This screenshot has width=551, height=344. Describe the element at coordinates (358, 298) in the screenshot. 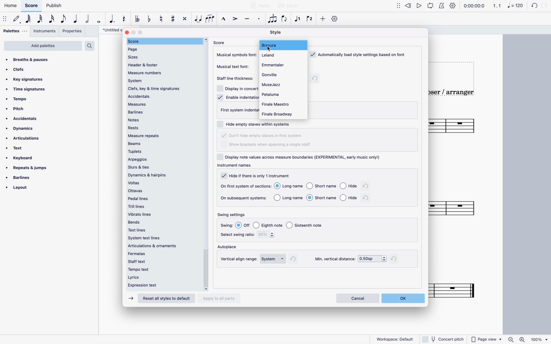

I see `cancel` at that location.